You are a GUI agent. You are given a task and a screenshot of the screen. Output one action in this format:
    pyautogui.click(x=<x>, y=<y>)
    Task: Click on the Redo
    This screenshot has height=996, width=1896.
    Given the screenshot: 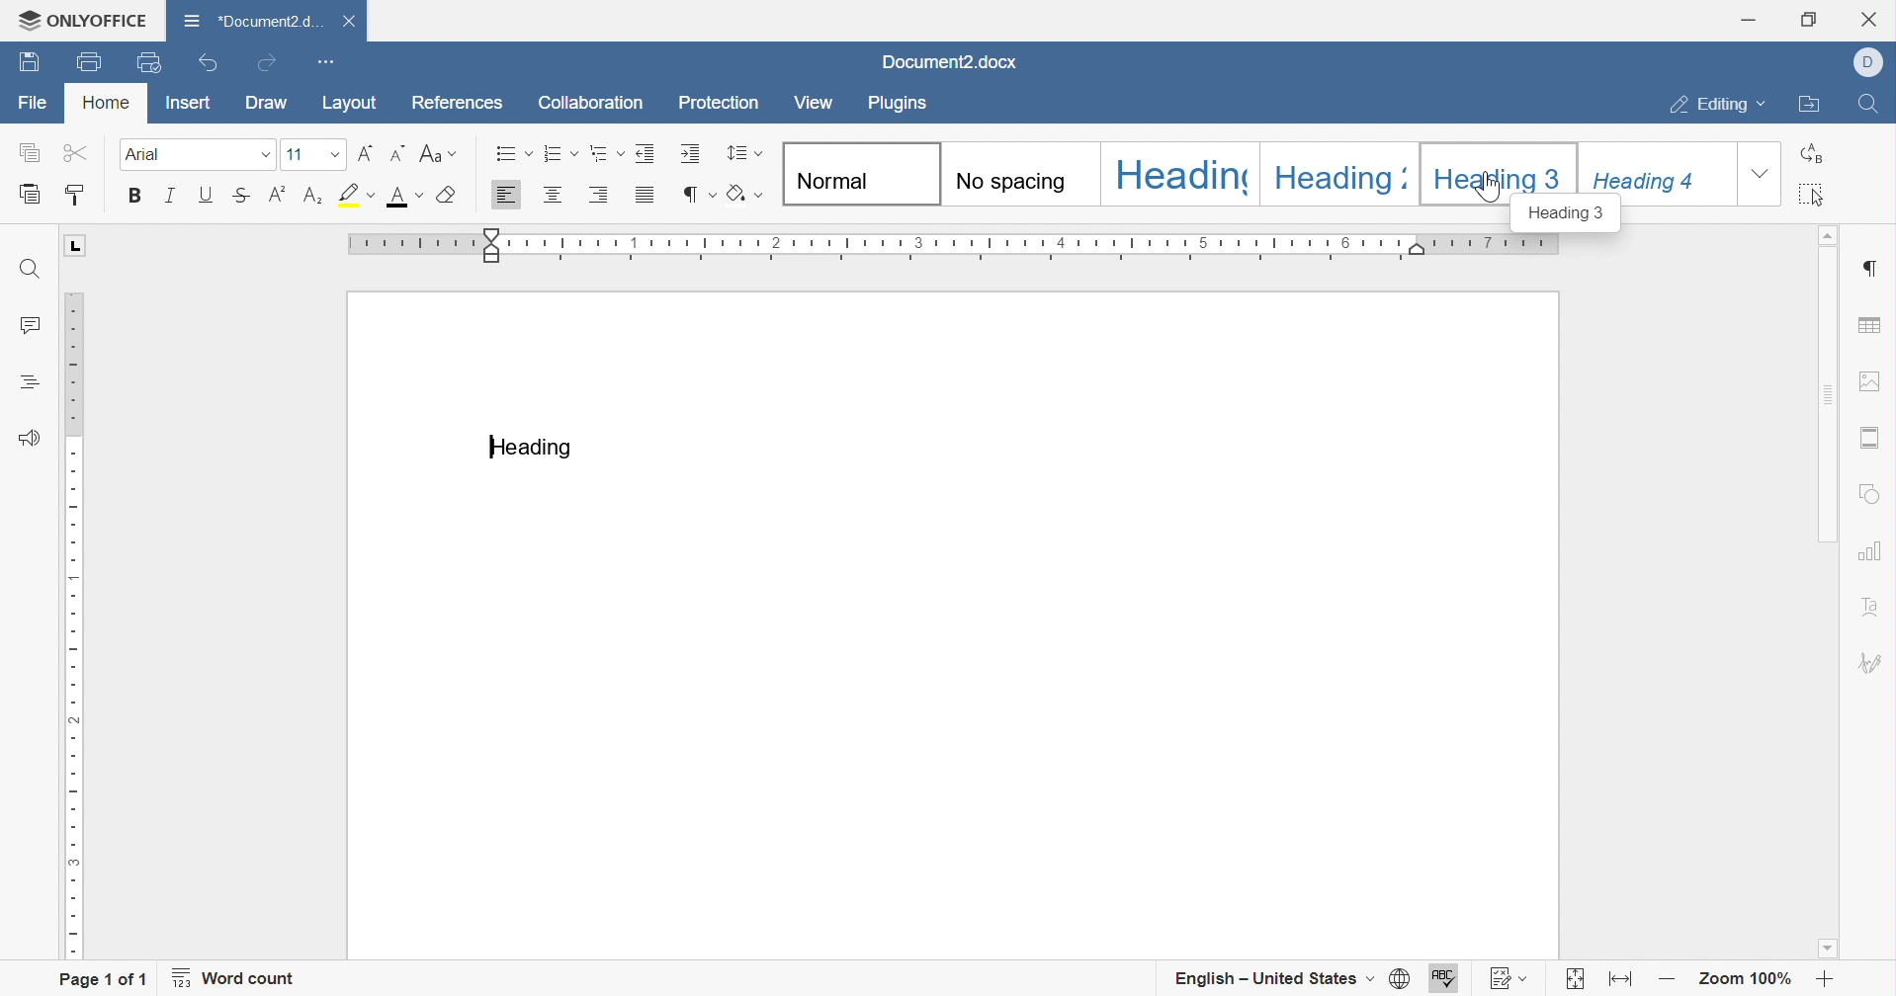 What is the action you would take?
    pyautogui.click(x=267, y=61)
    